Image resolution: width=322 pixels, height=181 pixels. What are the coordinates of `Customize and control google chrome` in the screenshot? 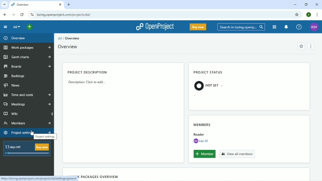 It's located at (317, 15).